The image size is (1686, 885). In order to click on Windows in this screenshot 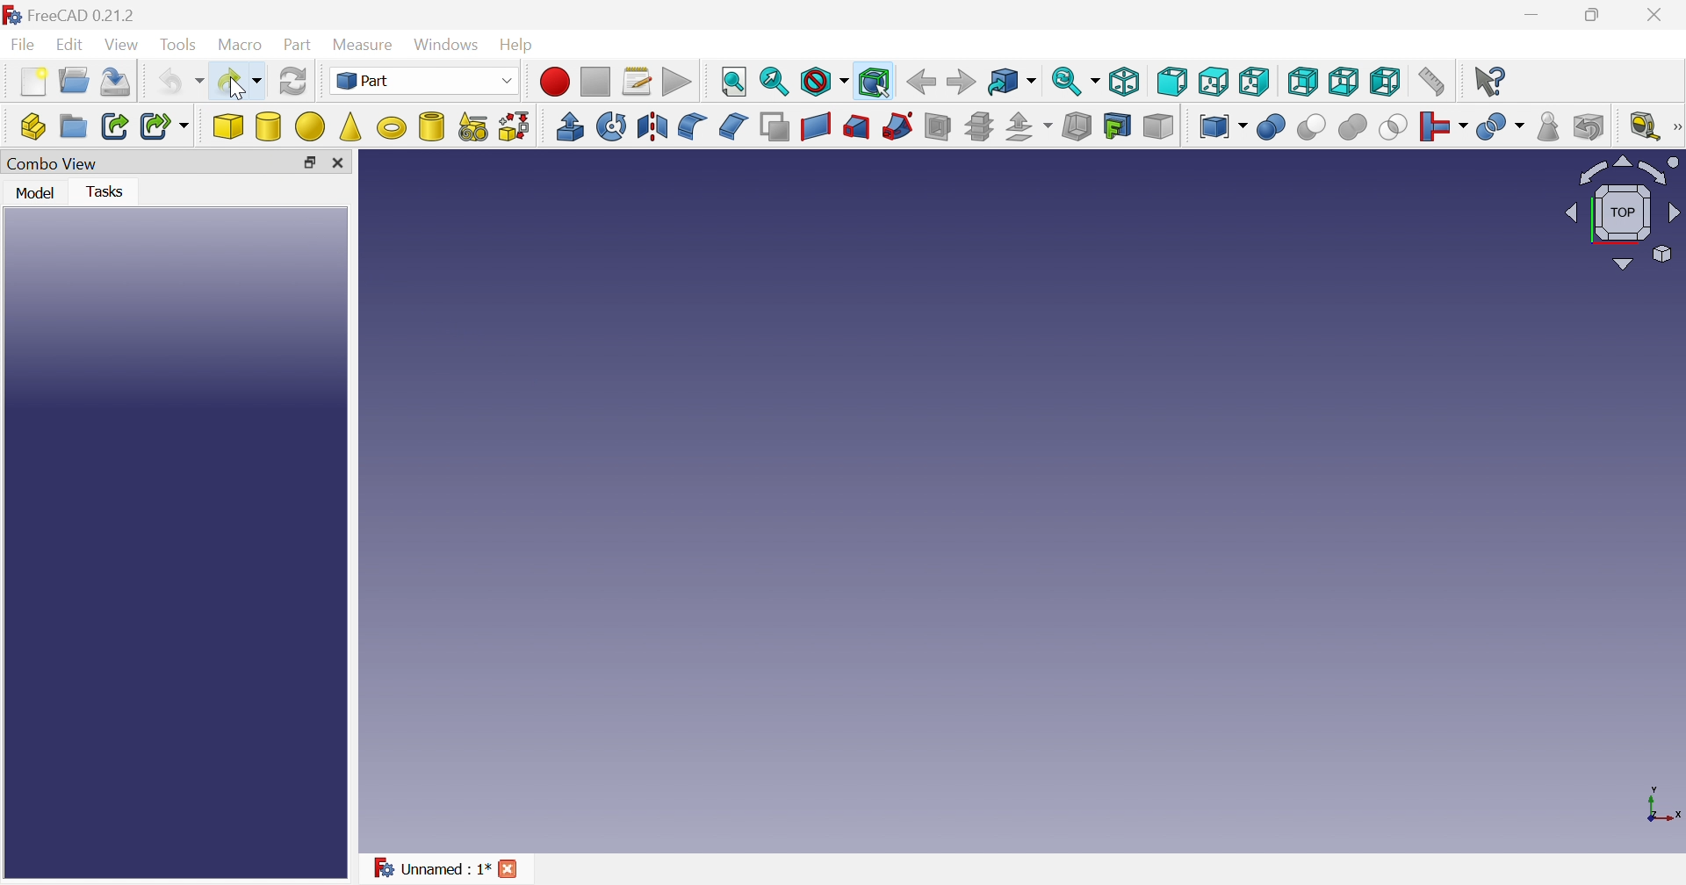, I will do `click(447, 47)`.